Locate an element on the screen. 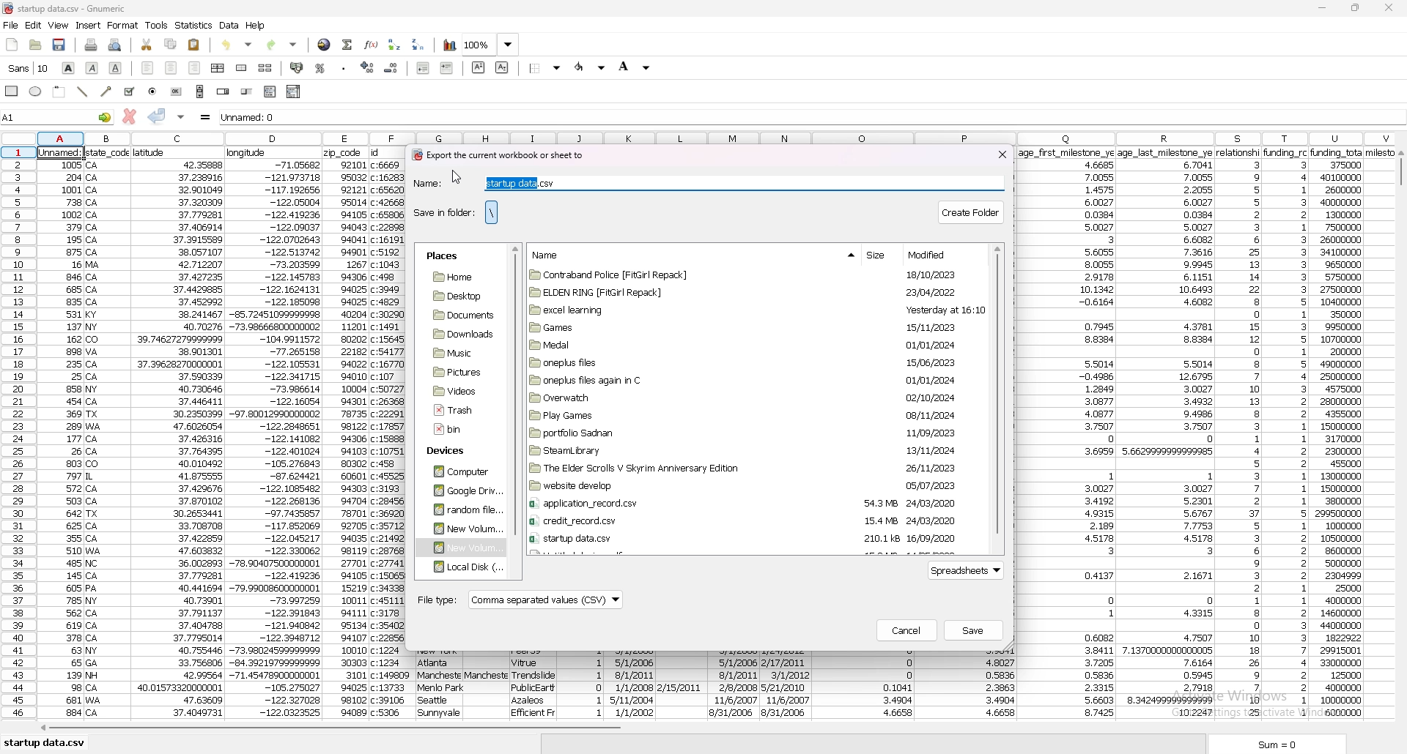  supercript is located at coordinates (479, 67).